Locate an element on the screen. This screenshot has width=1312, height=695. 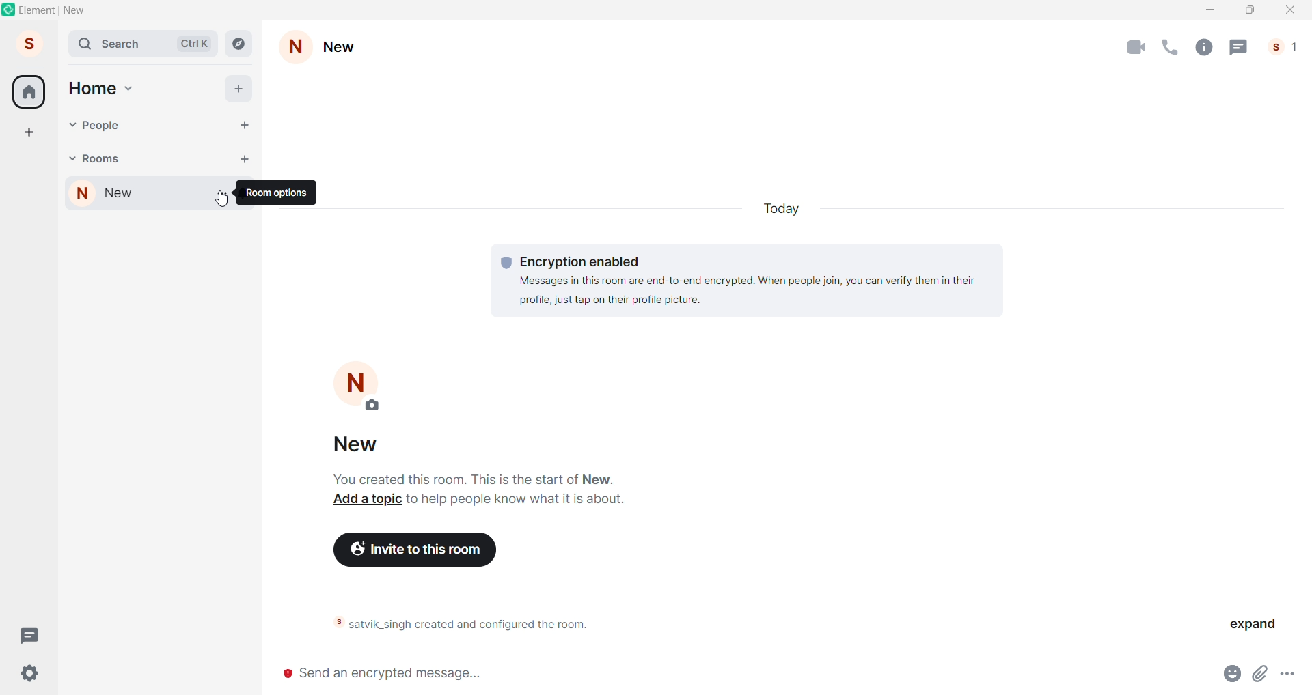
Threads is located at coordinates (28, 635).